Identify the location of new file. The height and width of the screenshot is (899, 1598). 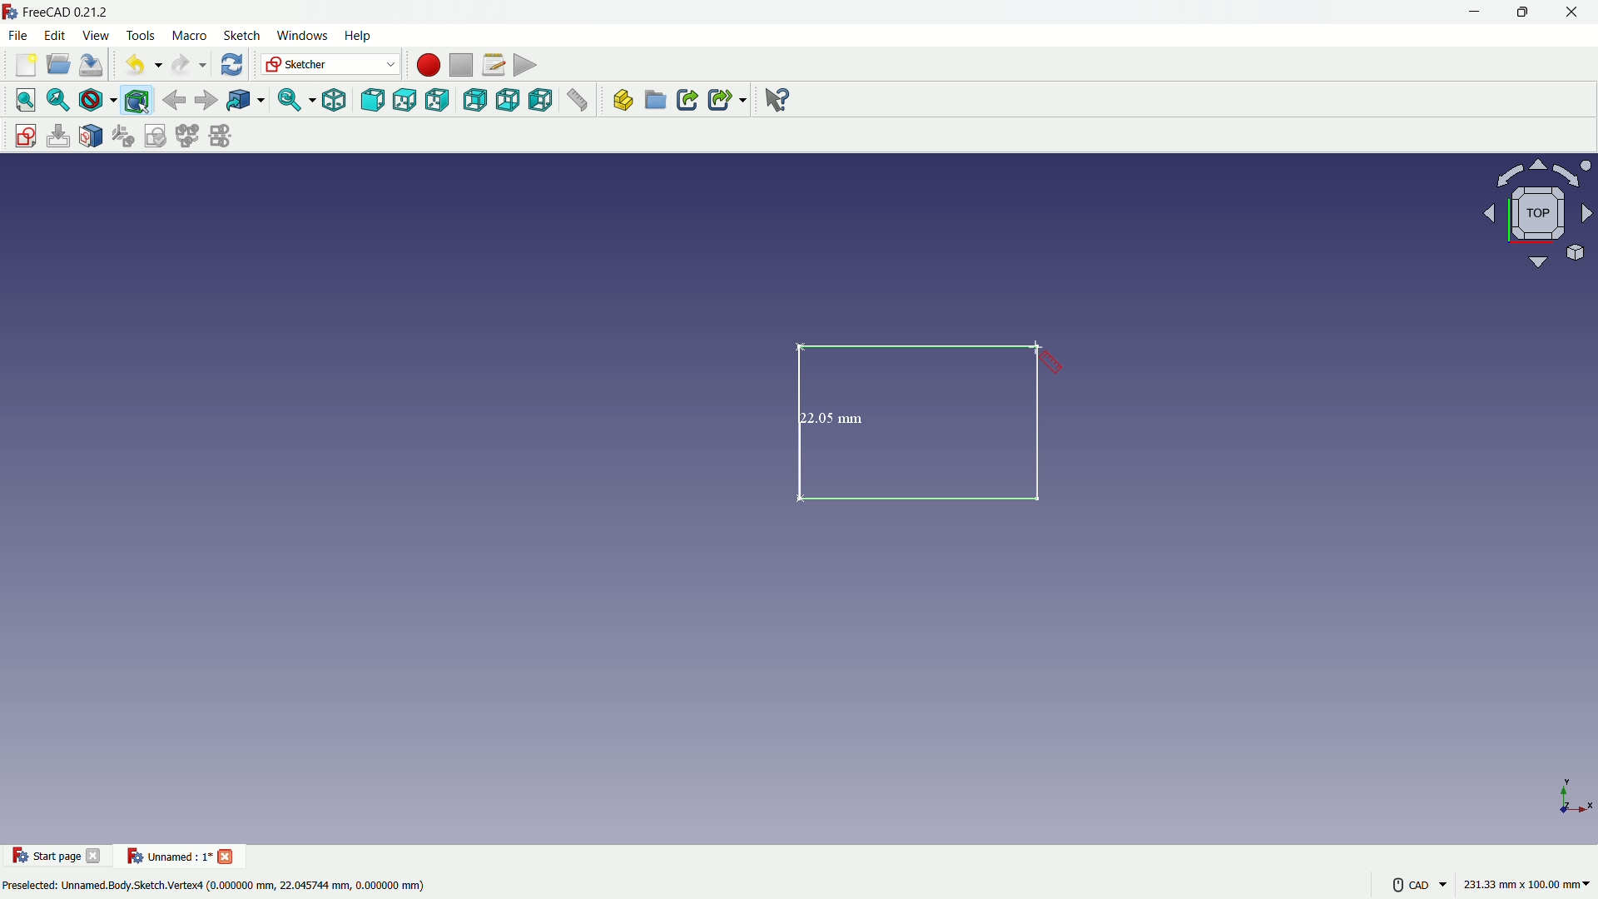
(23, 68).